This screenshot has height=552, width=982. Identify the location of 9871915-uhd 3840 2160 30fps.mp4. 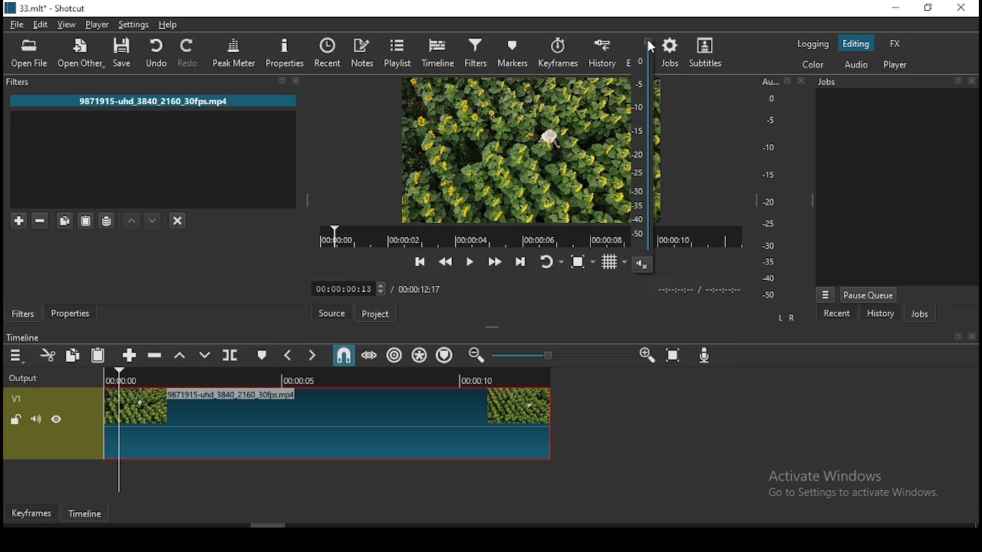
(150, 100).